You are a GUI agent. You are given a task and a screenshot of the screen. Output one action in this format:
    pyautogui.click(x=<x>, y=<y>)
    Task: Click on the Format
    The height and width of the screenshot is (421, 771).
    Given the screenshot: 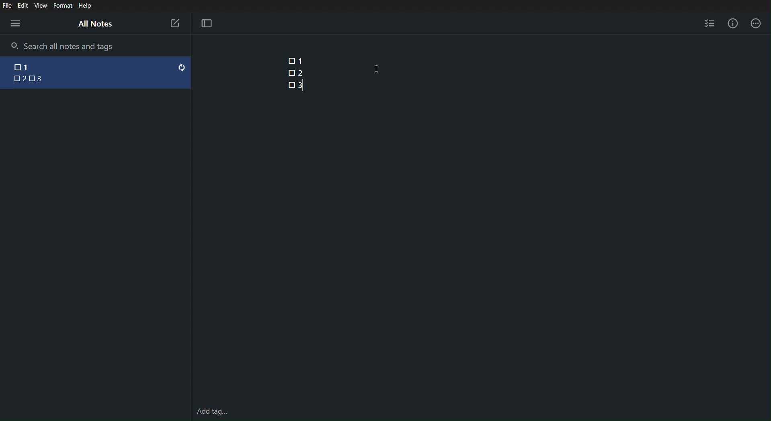 What is the action you would take?
    pyautogui.click(x=62, y=6)
    